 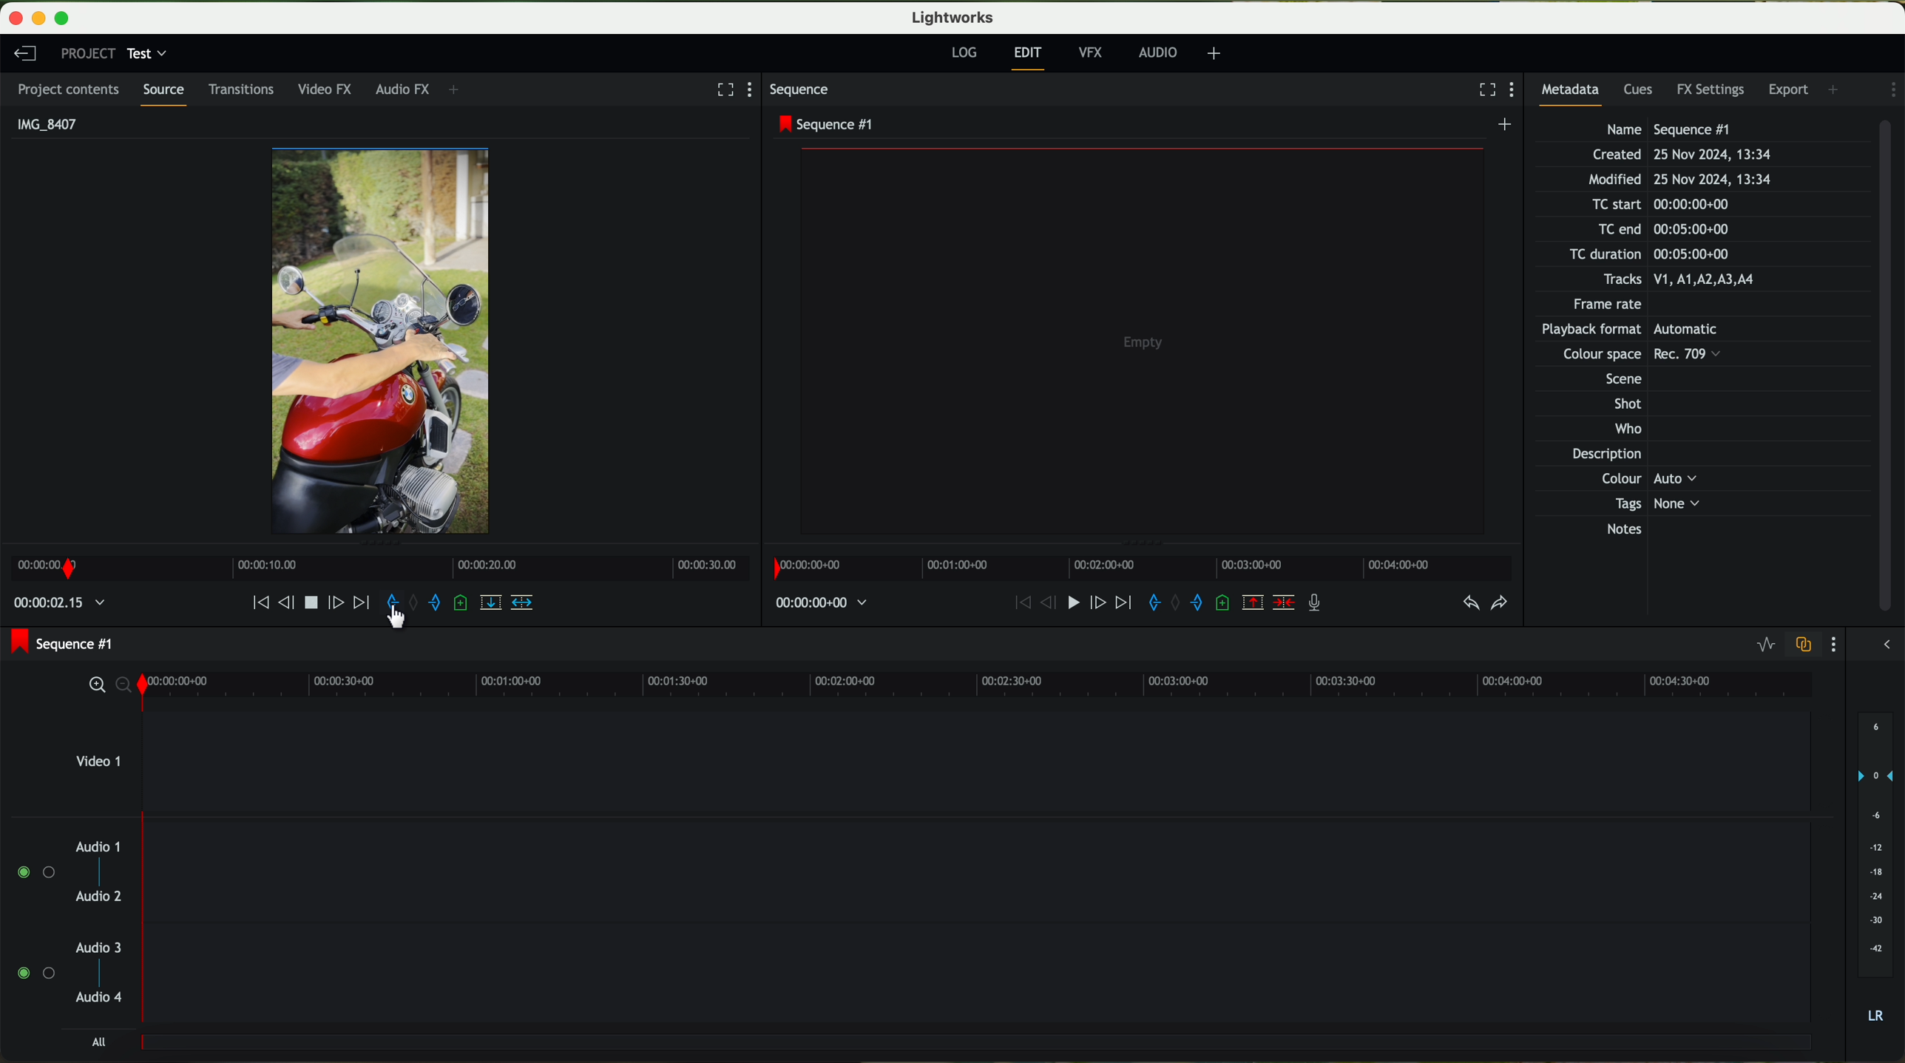 What do you see at coordinates (524, 602) in the screenshot?
I see `insert into the target sequence` at bounding box center [524, 602].